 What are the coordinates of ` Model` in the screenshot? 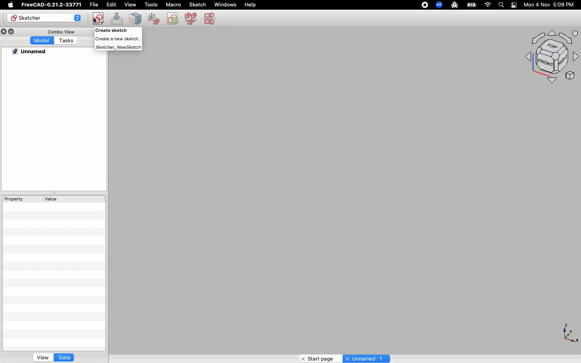 It's located at (42, 40).